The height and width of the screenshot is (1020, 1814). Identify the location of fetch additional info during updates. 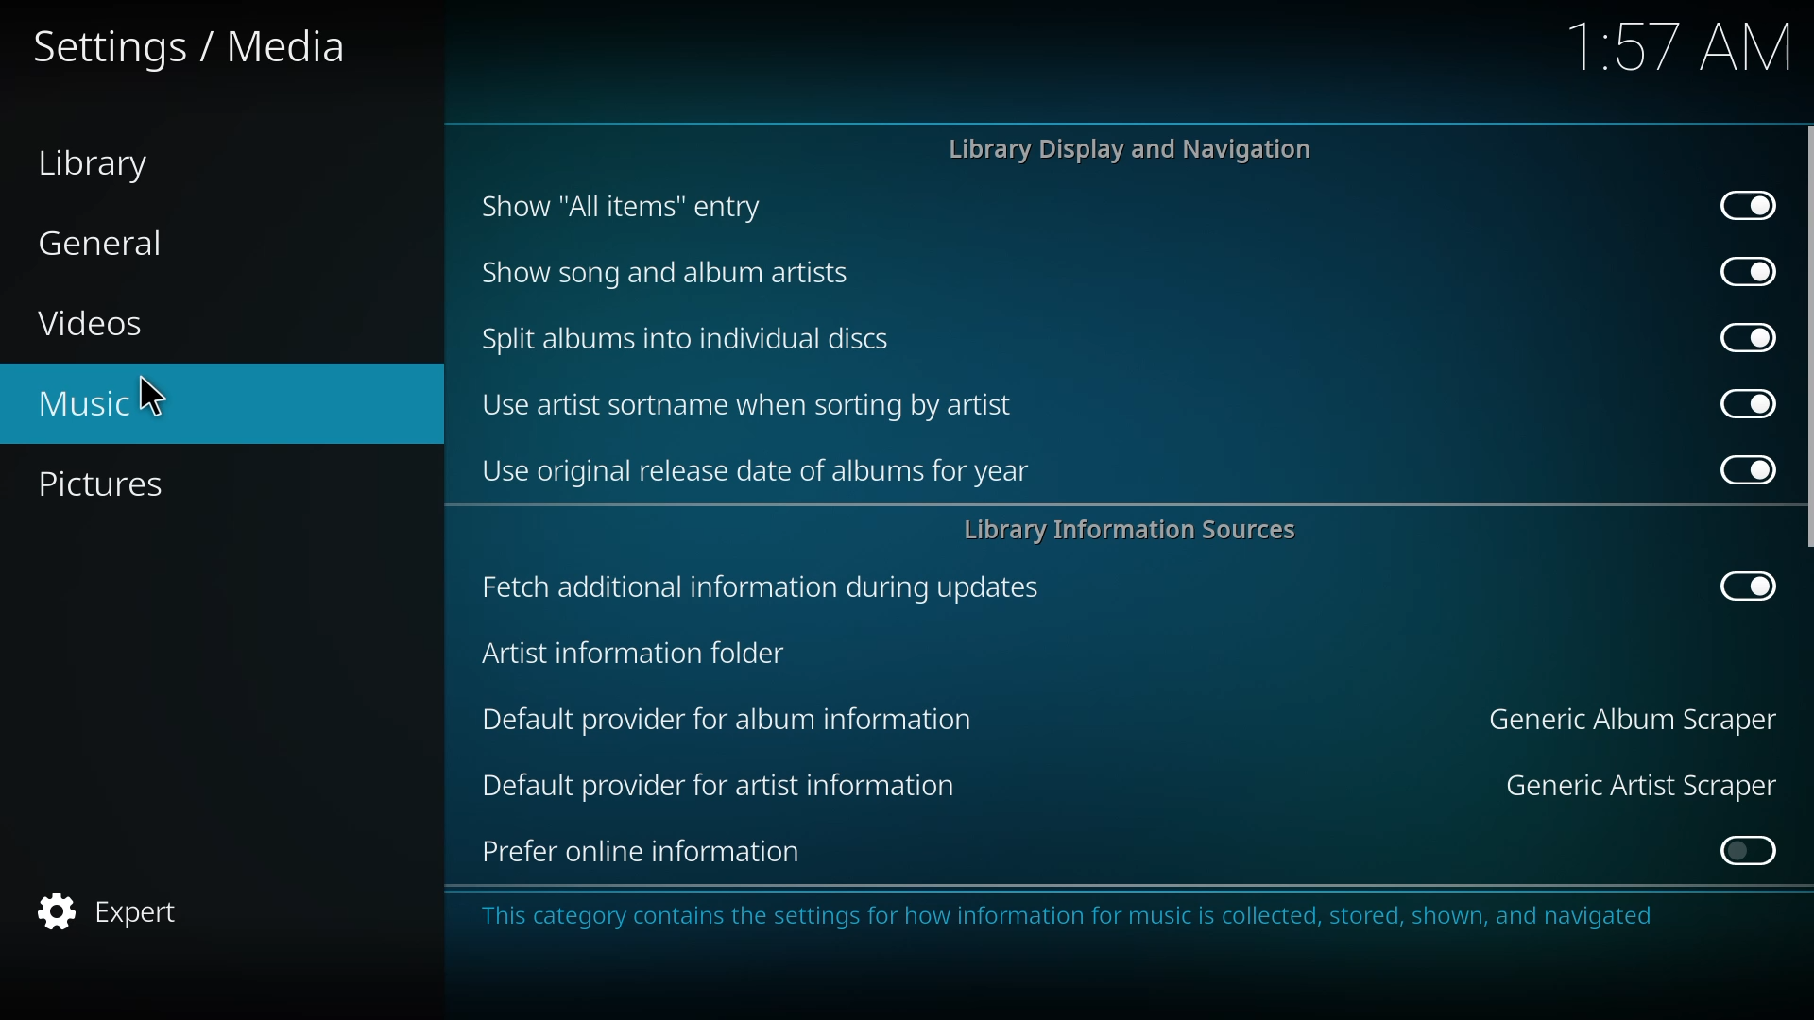
(761, 585).